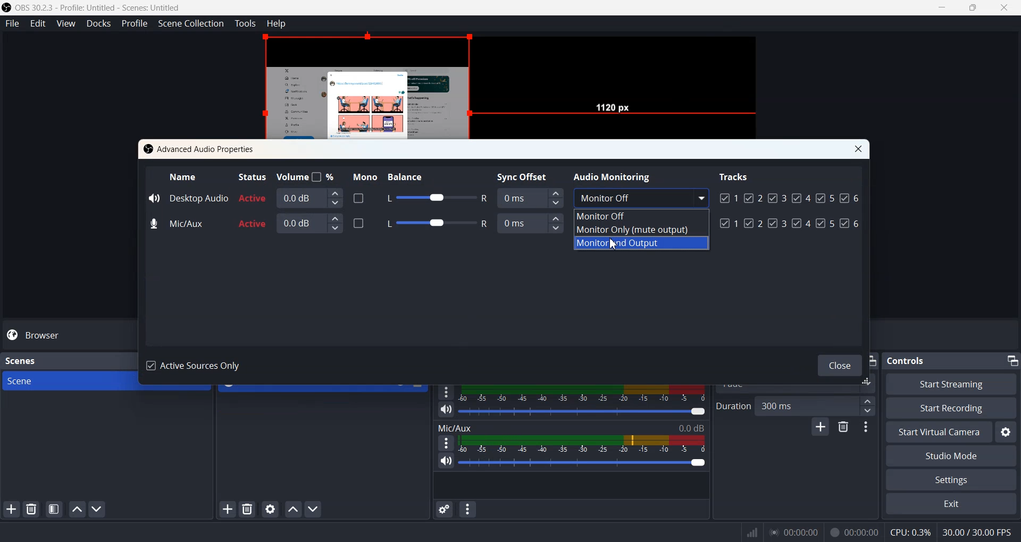  What do you see at coordinates (196, 367) in the screenshot?
I see `Active Sources Only` at bounding box center [196, 367].